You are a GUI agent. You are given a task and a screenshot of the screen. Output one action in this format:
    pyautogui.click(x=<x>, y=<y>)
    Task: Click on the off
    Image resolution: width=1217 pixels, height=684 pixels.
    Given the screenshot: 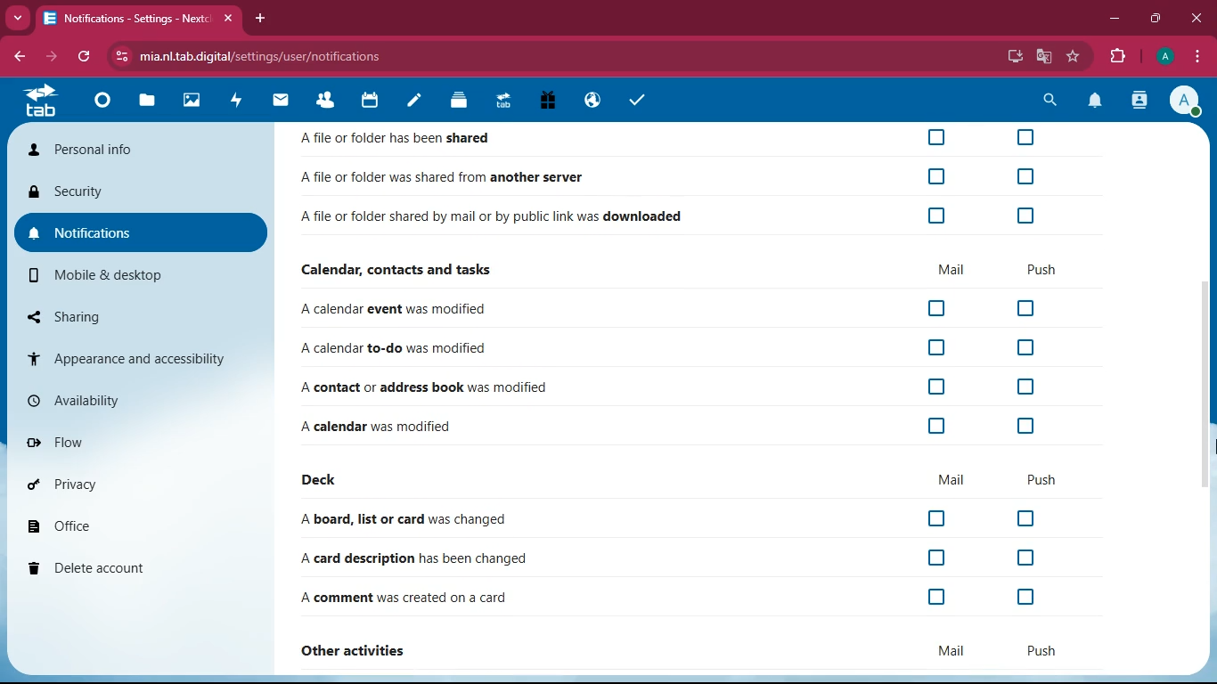 What is the action you would take?
    pyautogui.click(x=1027, y=175)
    